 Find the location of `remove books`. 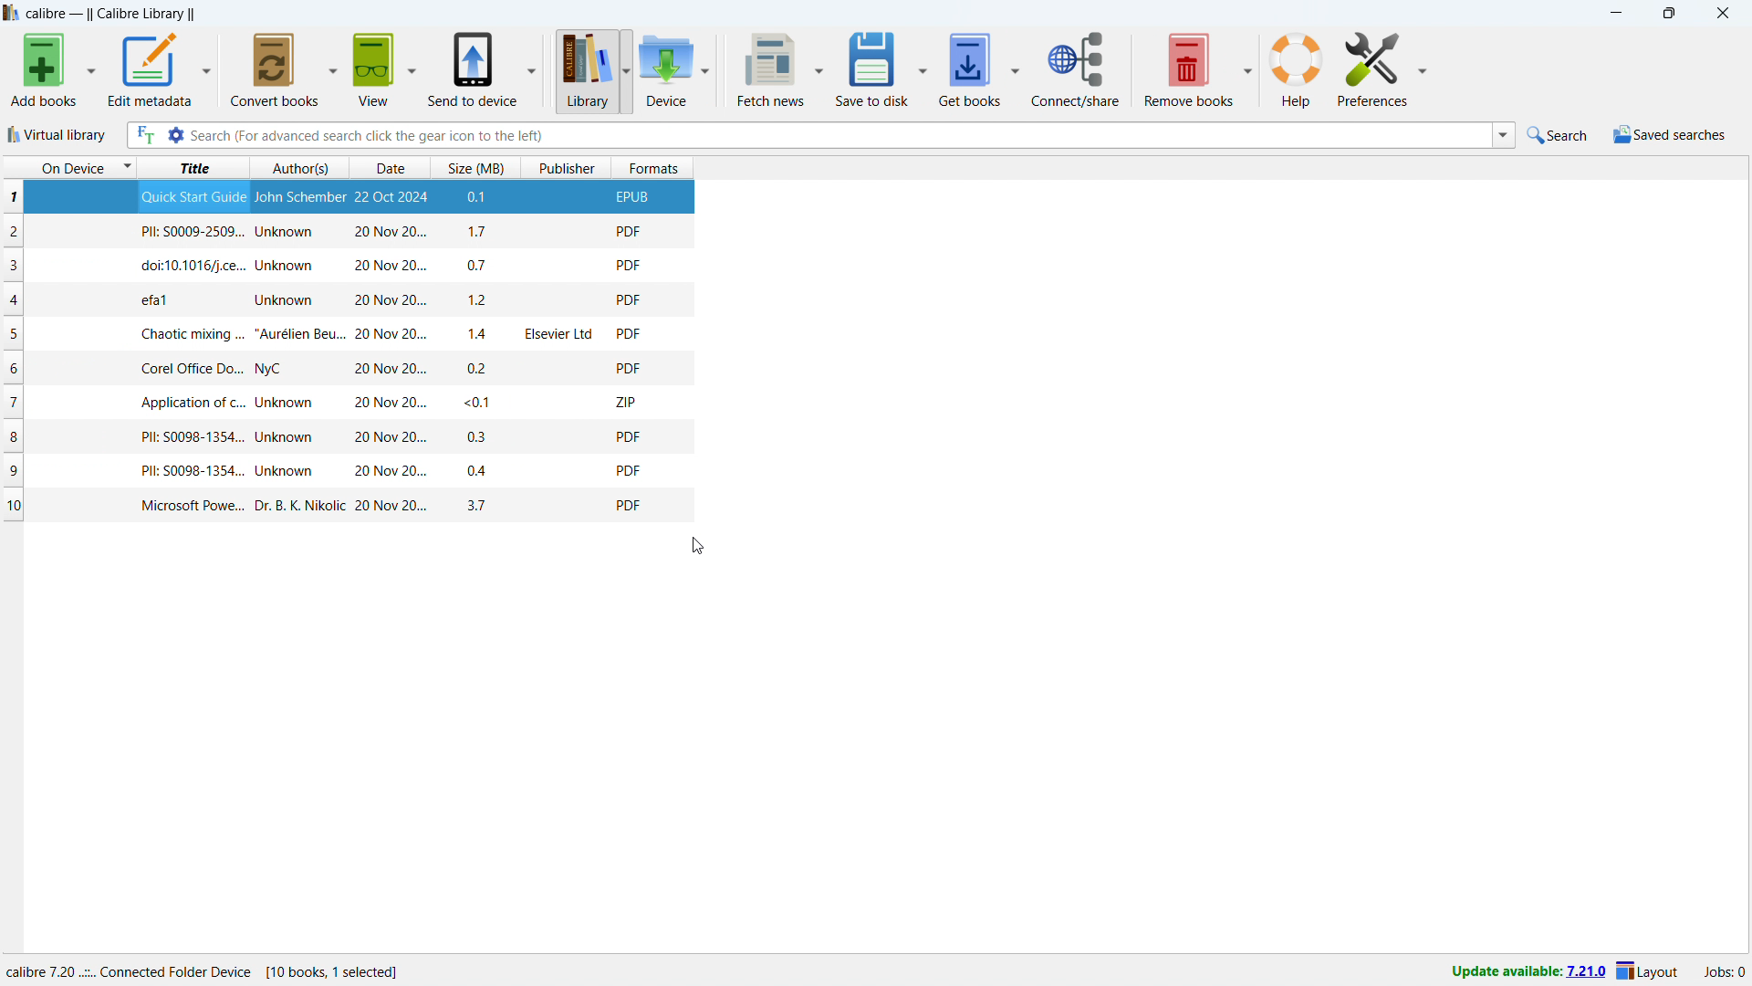

remove books is located at coordinates (1184, 70).